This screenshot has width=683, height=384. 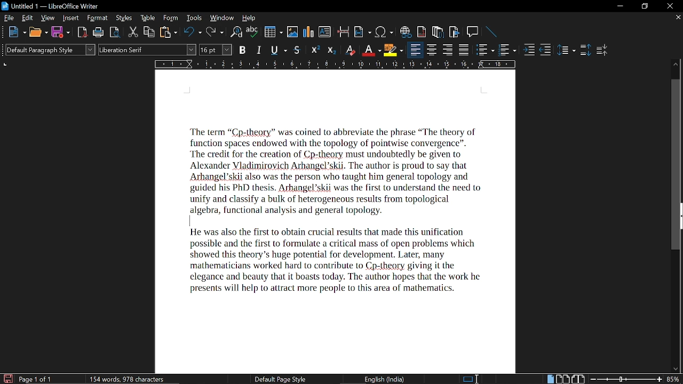 I want to click on Line, so click(x=491, y=31).